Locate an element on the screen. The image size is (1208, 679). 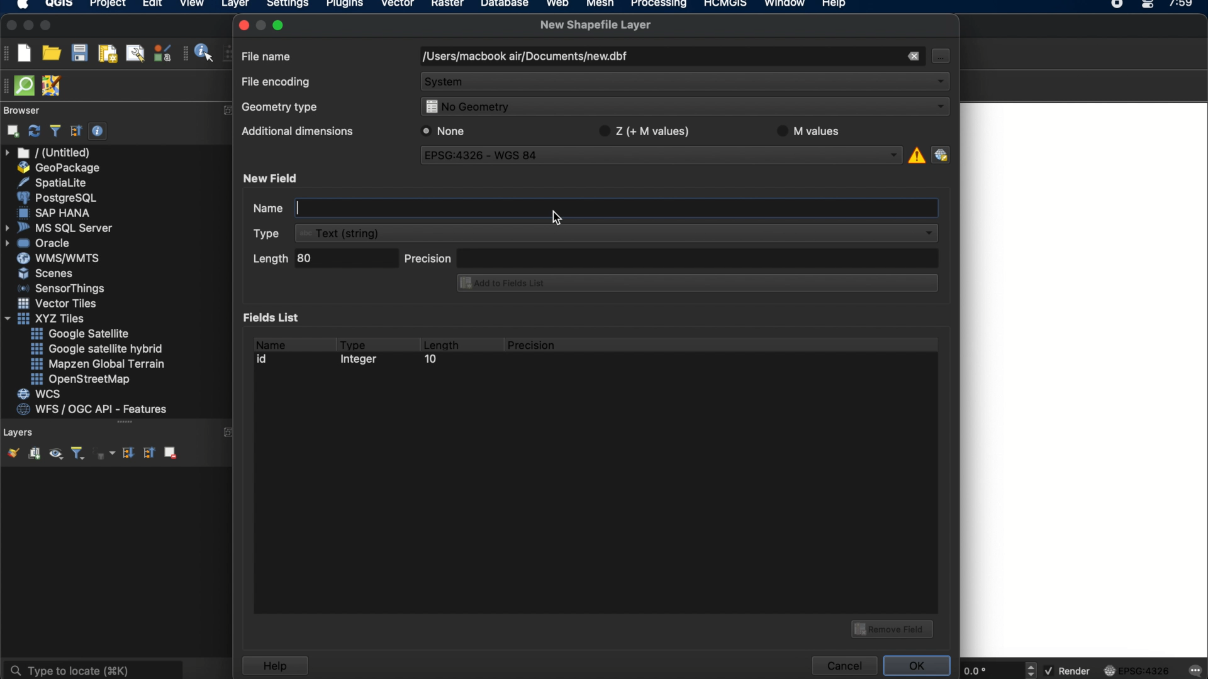
inactive add fields list icon is located at coordinates (695, 284).